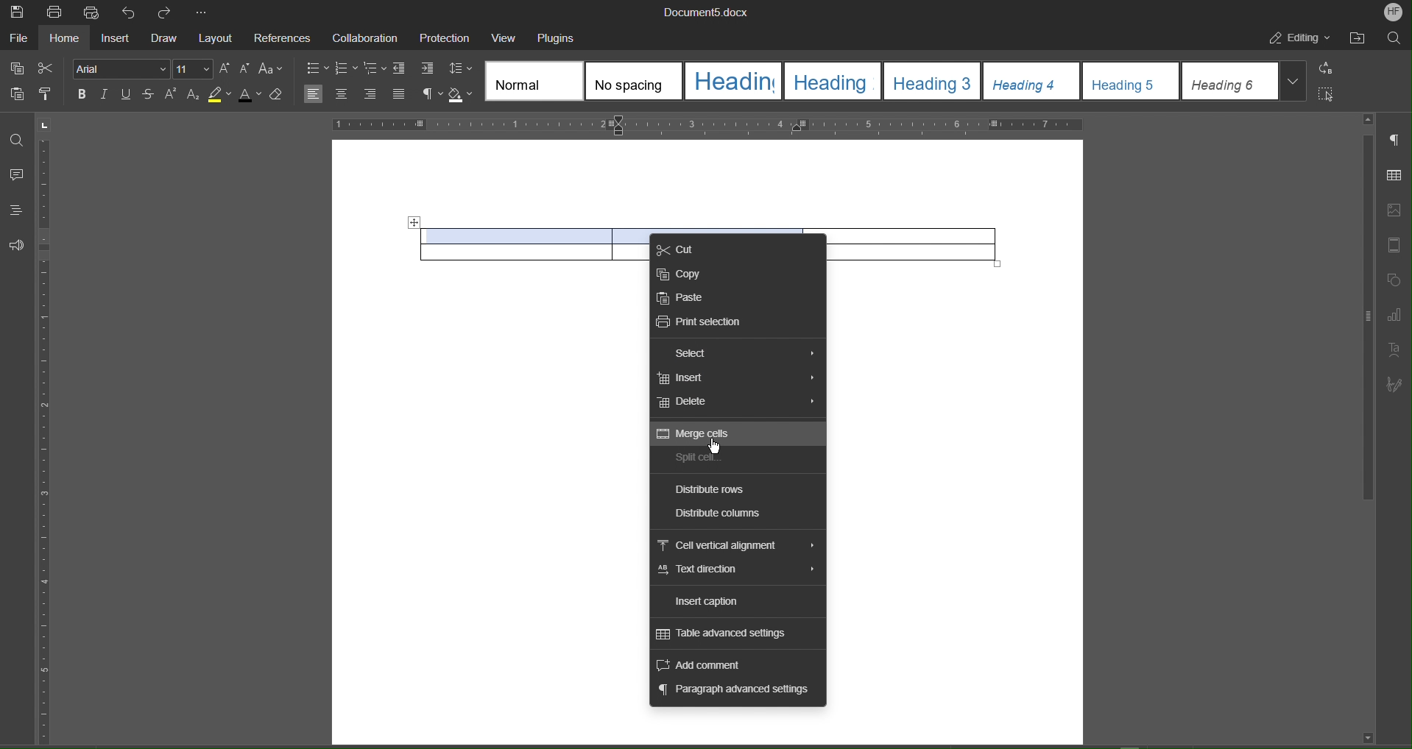 The height and width of the screenshot is (749, 1412). What do you see at coordinates (461, 69) in the screenshot?
I see `Line Spacing` at bounding box center [461, 69].